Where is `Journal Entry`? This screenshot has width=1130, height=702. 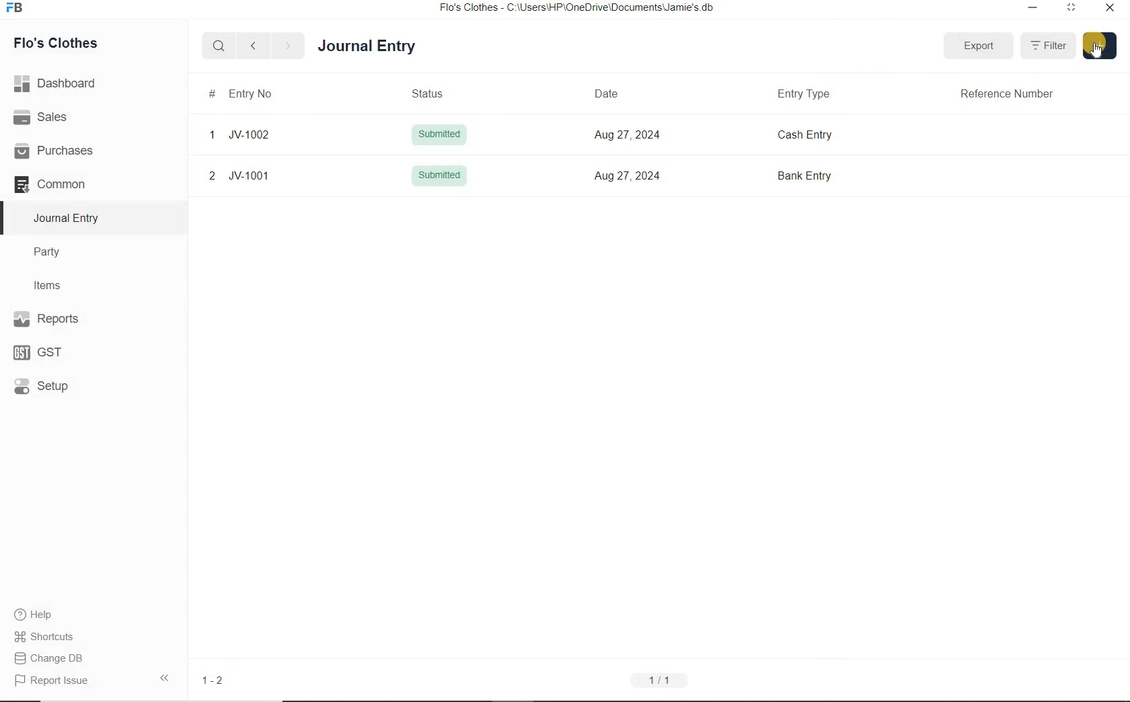
Journal Entry is located at coordinates (391, 44).